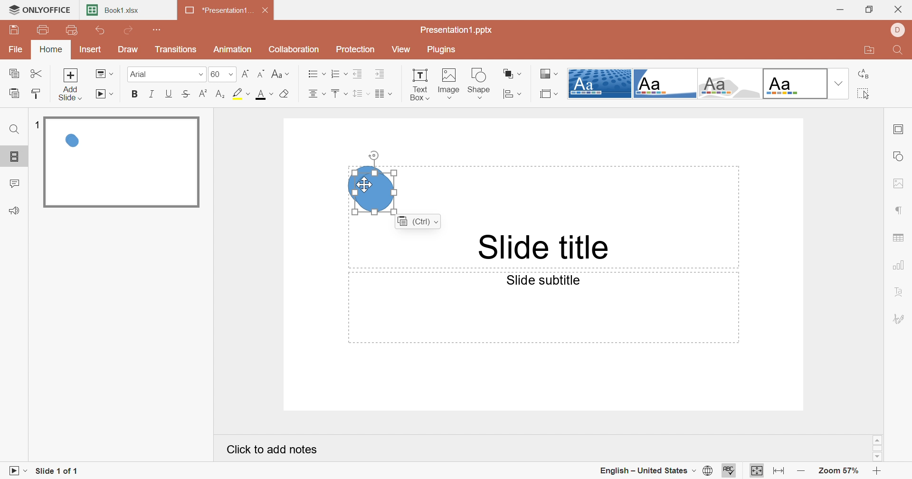 This screenshot has width=912, height=479. I want to click on Protection, so click(358, 49).